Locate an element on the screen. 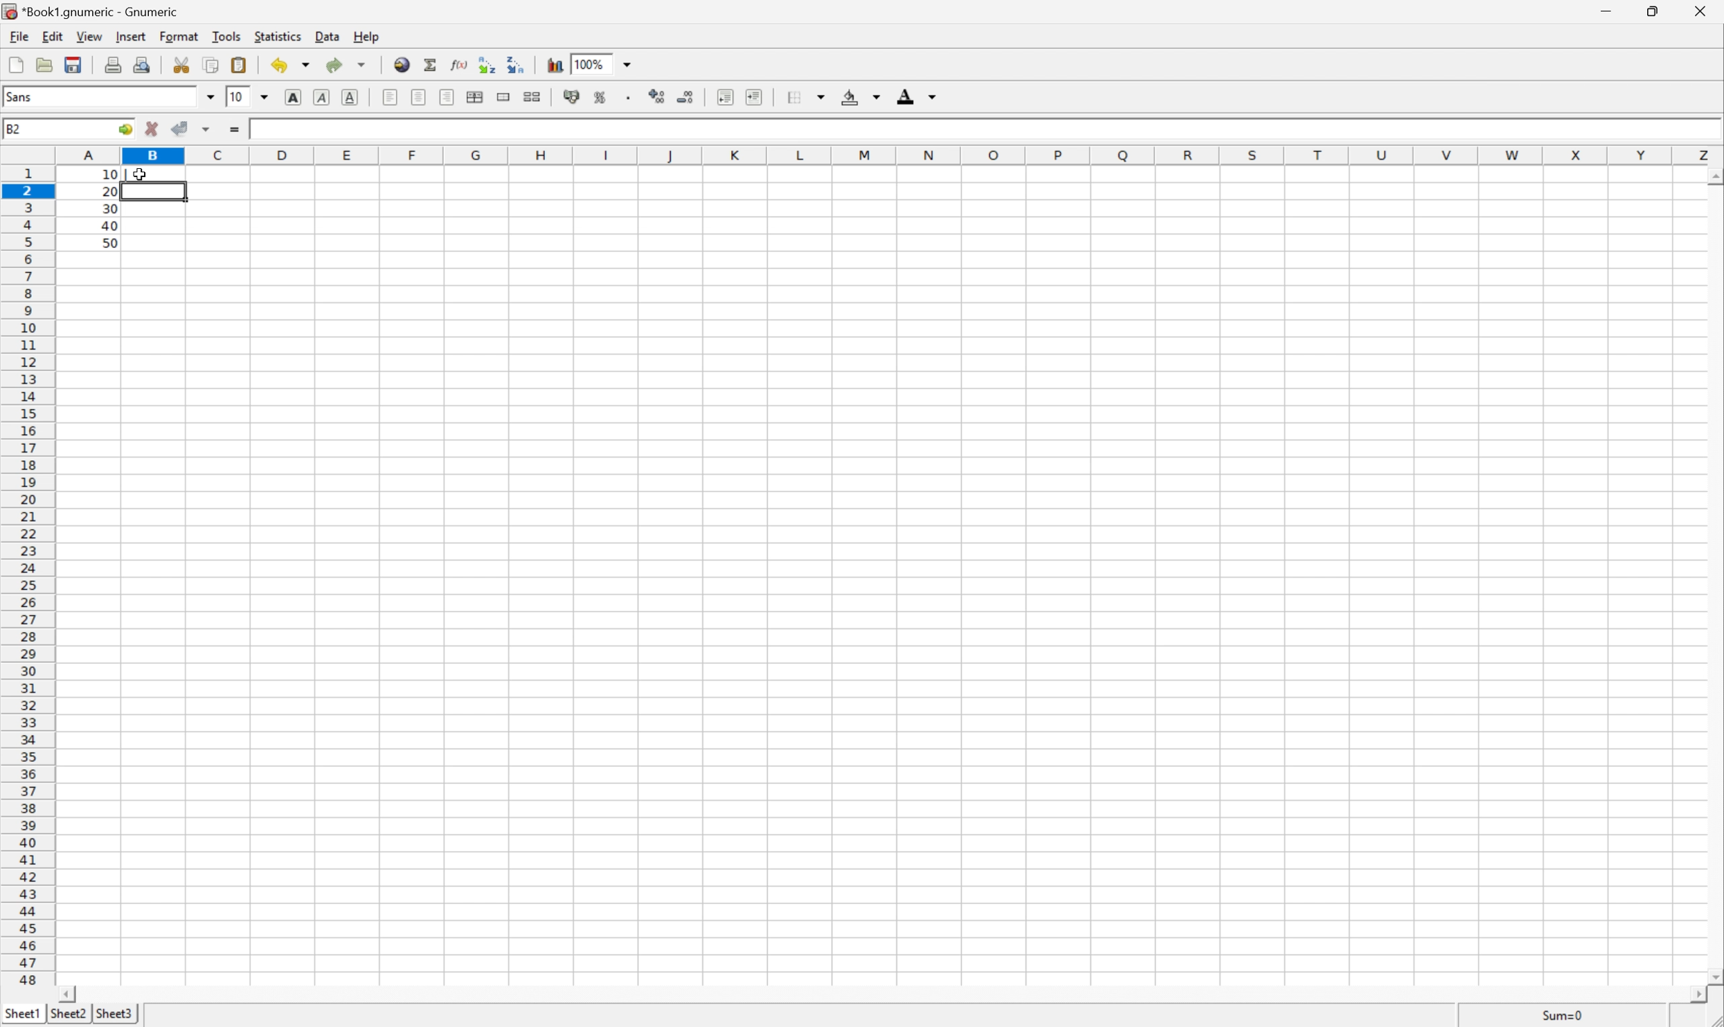 The height and width of the screenshot is (1027, 1724). Center horizontally across selection is located at coordinates (476, 98).